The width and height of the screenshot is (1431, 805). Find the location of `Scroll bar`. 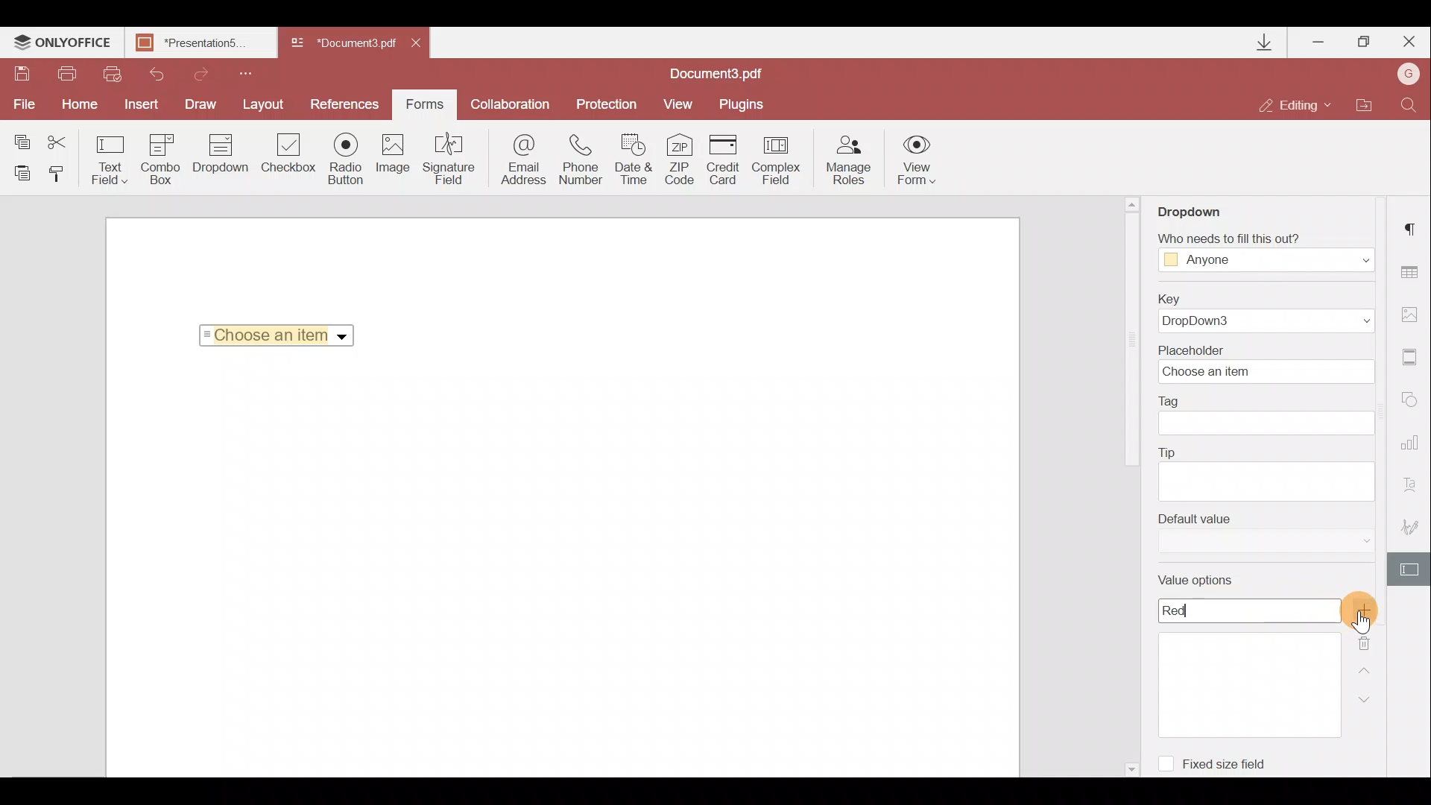

Scroll bar is located at coordinates (1131, 344).